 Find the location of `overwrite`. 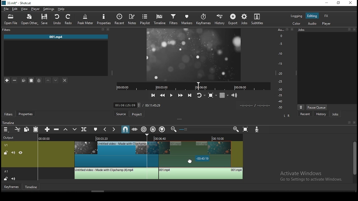

overwrite is located at coordinates (75, 130).